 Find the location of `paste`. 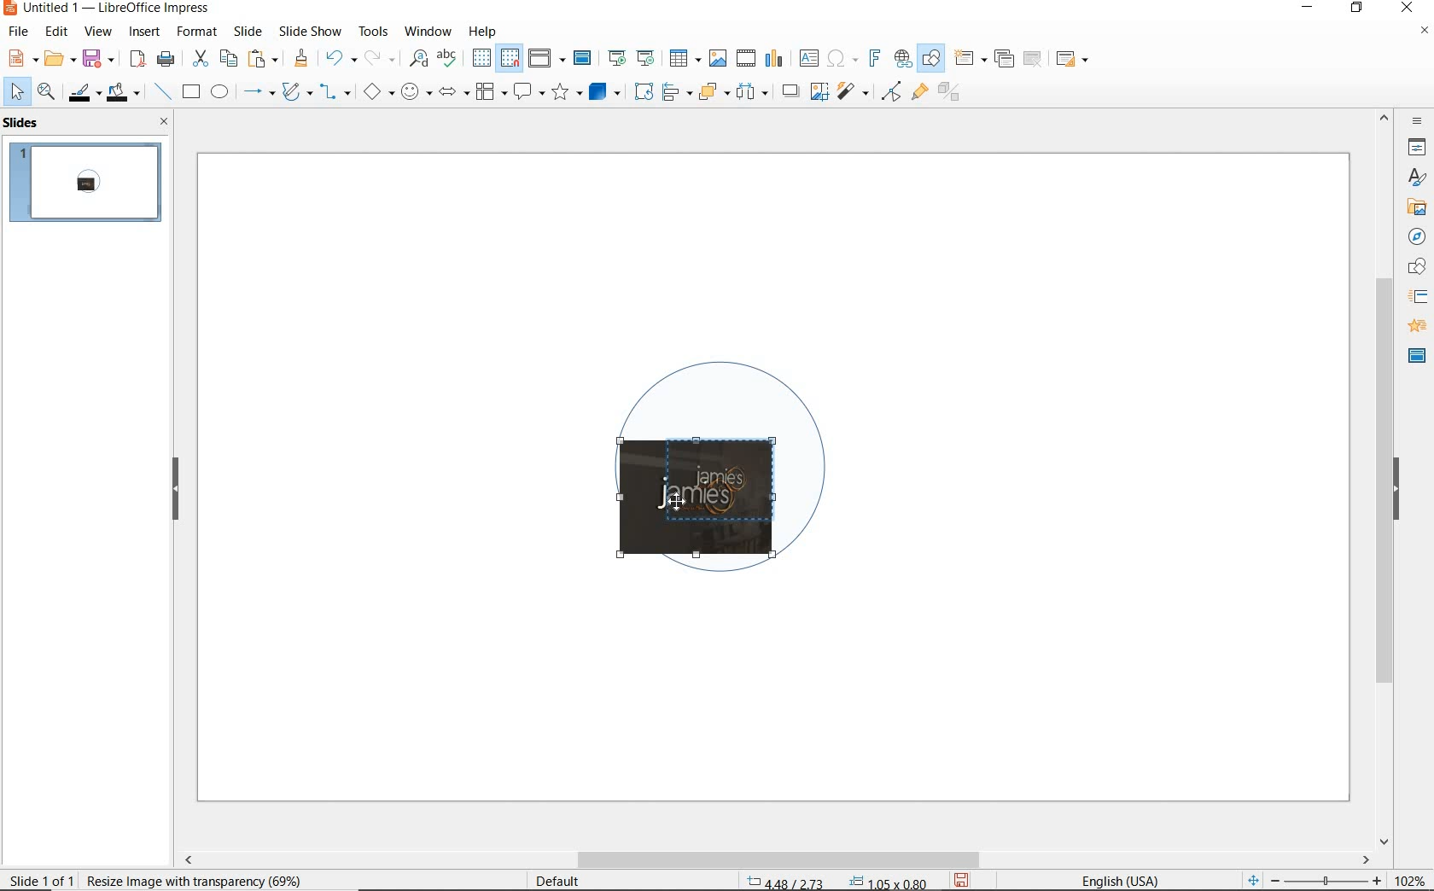

paste is located at coordinates (264, 59).